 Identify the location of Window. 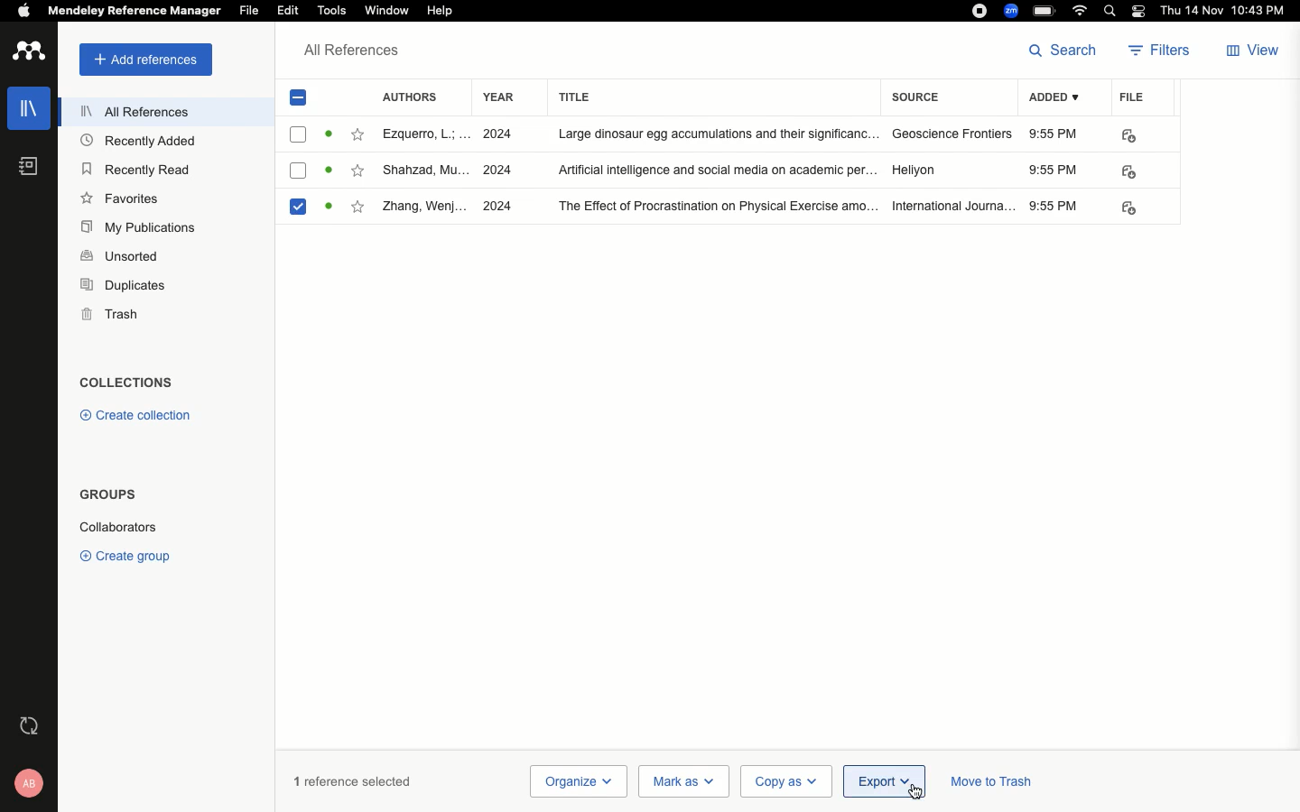
(386, 11).